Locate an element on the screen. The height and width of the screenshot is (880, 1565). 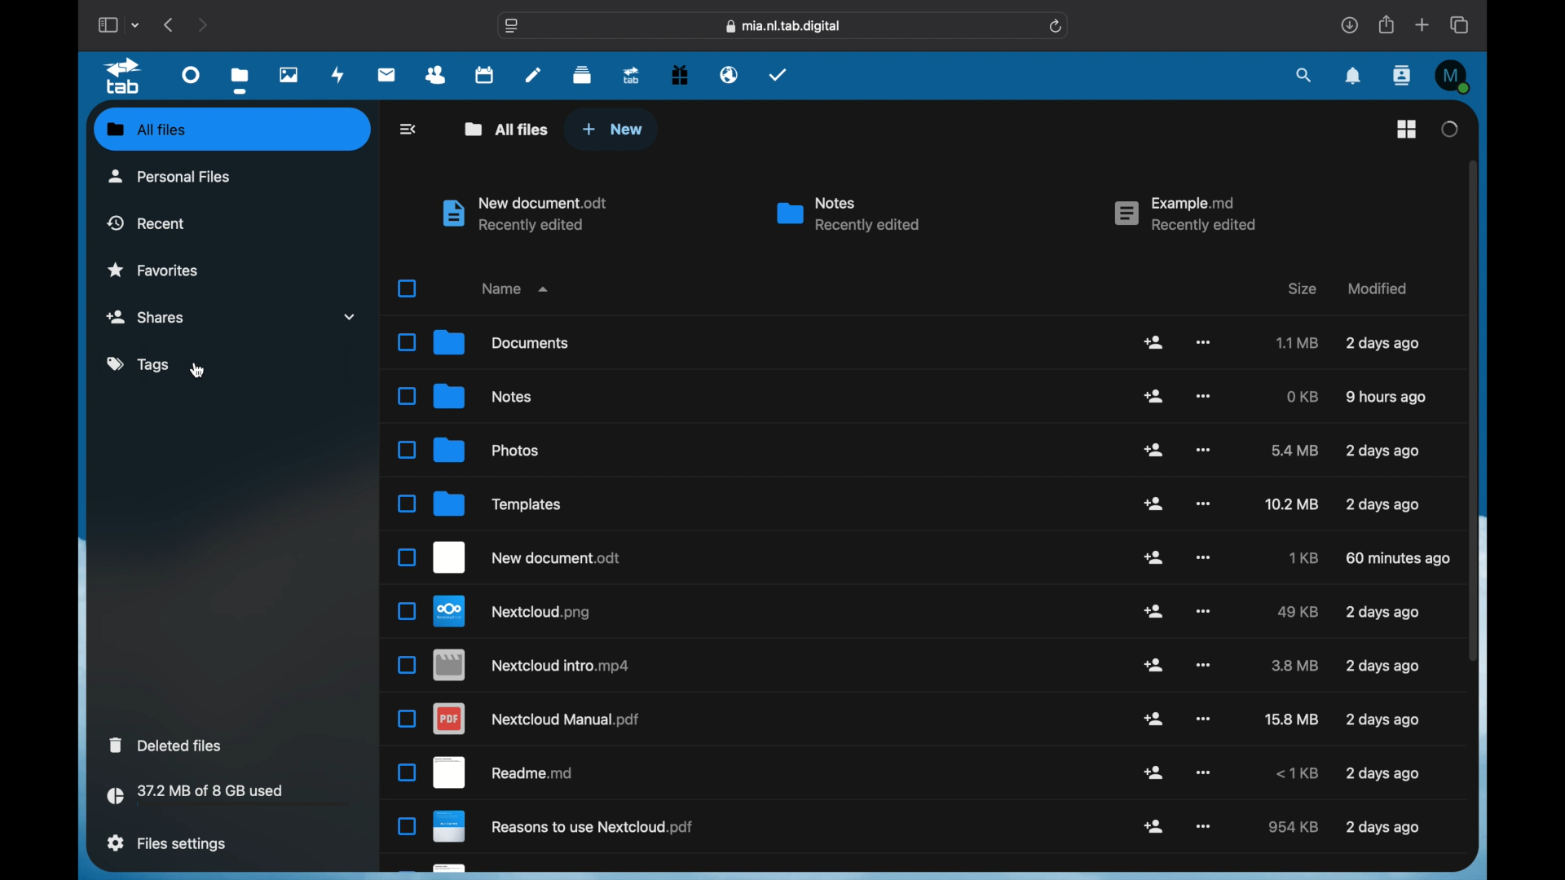
obscure icon is located at coordinates (437, 869).